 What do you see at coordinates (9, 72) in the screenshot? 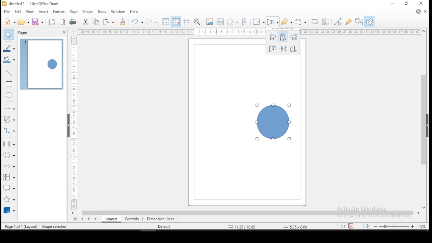
I see `insert line` at bounding box center [9, 72].